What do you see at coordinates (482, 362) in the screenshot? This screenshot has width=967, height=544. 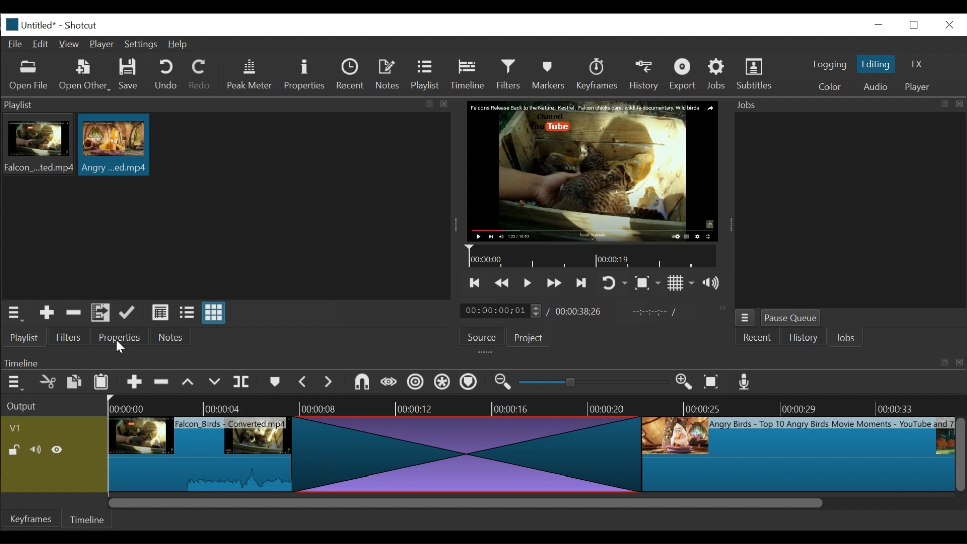 I see `Timeline Panel` at bounding box center [482, 362].